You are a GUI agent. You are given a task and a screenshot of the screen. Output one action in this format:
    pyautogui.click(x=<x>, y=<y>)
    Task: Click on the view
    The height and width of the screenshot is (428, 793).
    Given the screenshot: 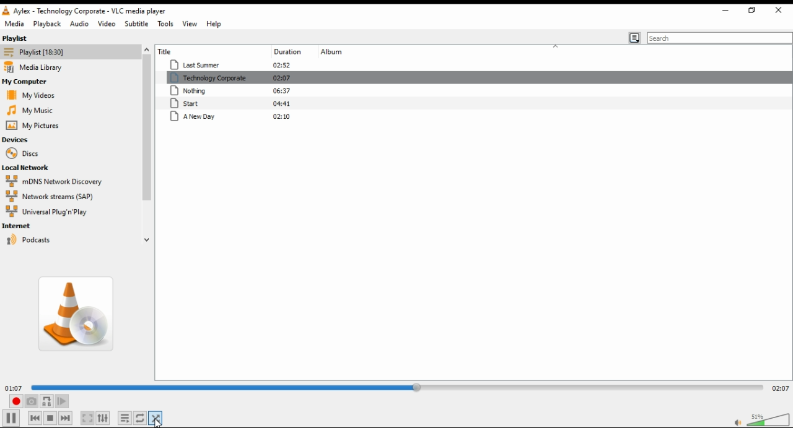 What is the action you would take?
    pyautogui.click(x=191, y=24)
    